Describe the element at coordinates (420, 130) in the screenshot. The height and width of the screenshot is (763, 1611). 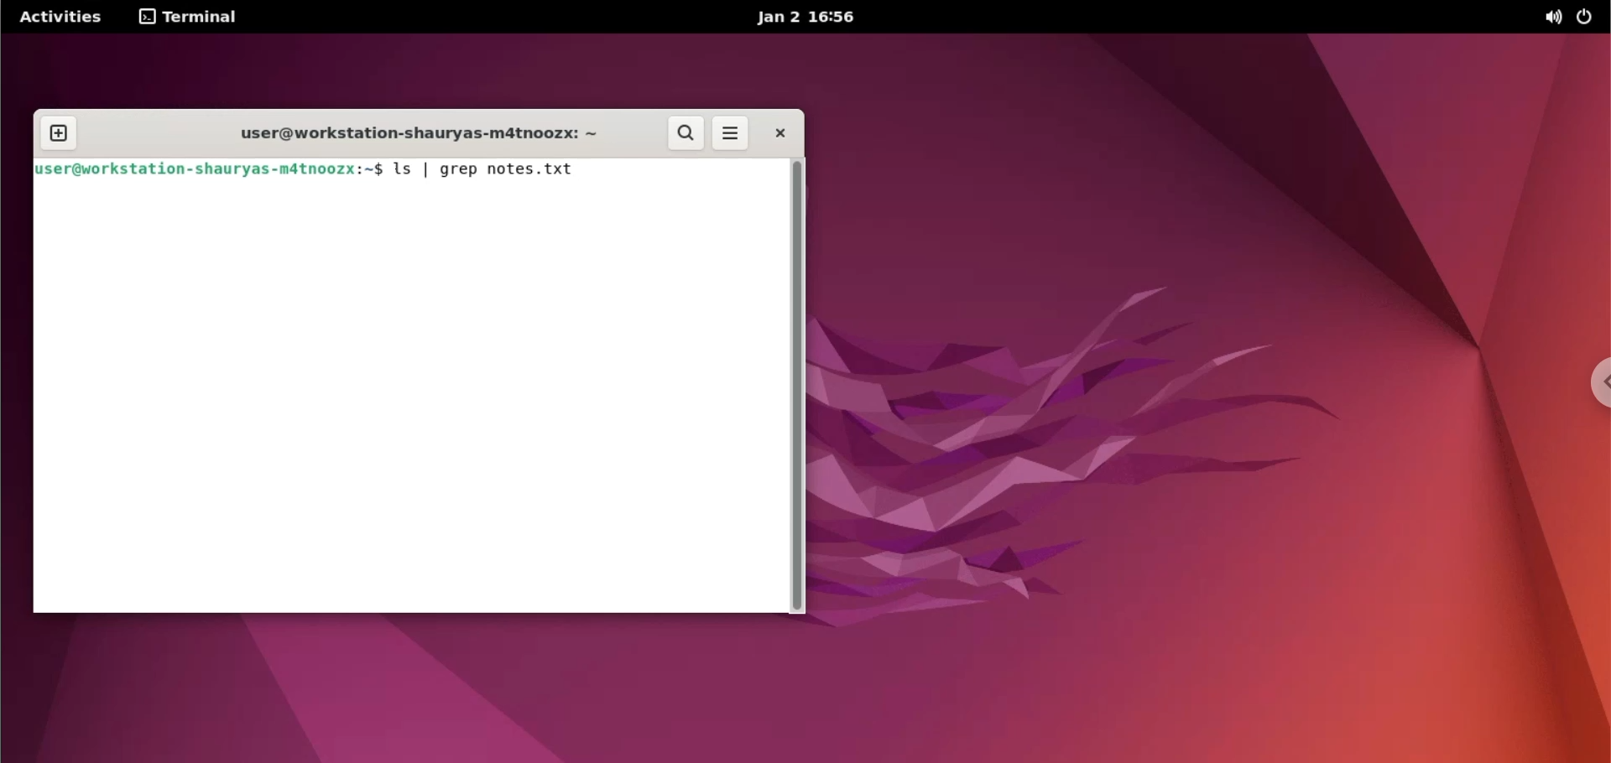
I see `user@workstation-shauryas-m4tnoozx: ~` at that location.